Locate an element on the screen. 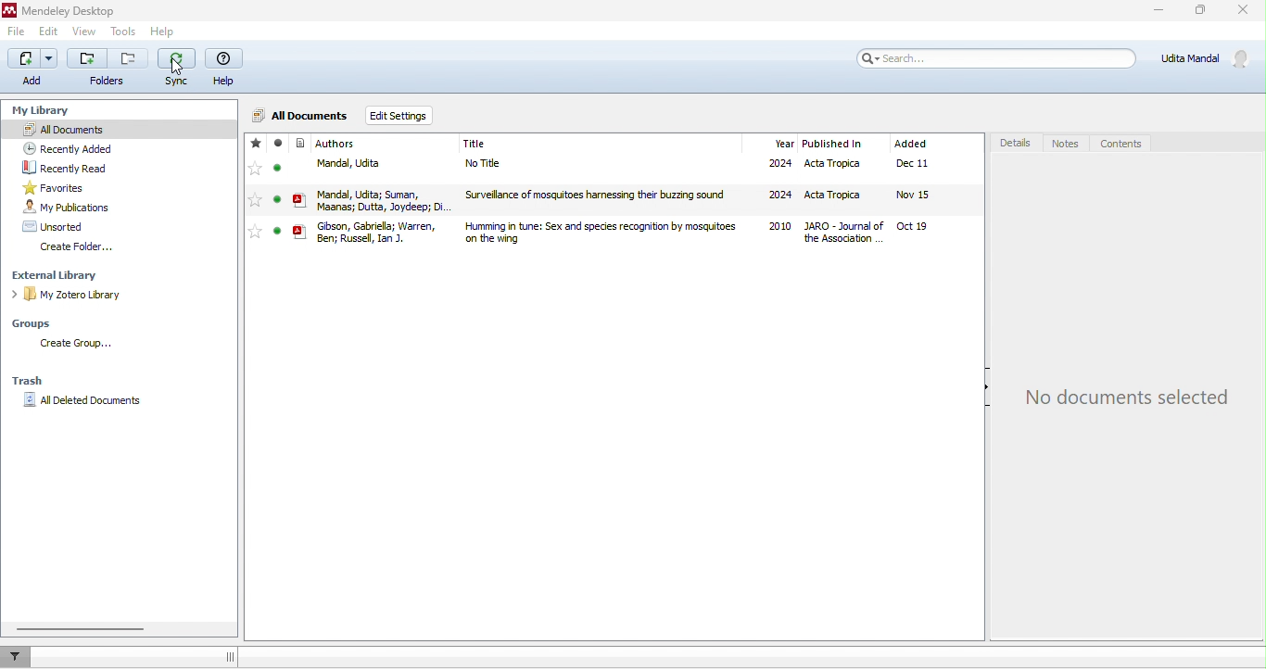  added is located at coordinates (911, 143).